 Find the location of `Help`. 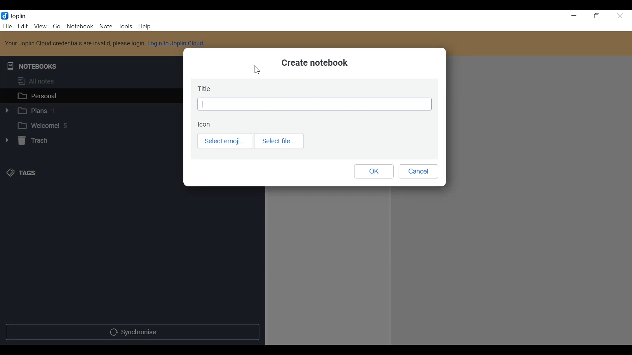

Help is located at coordinates (144, 26).